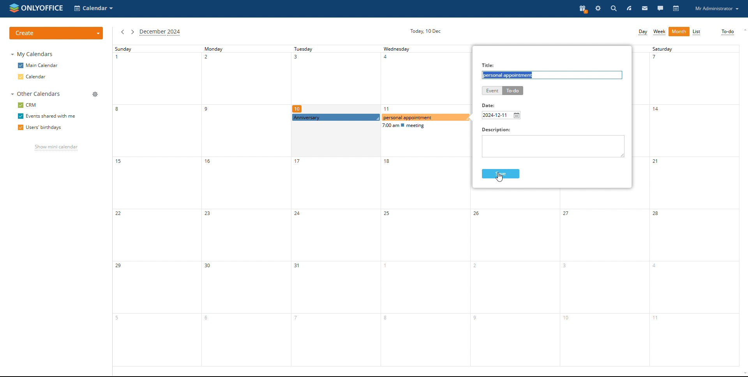 Image resolution: width=748 pixels, height=377 pixels. What do you see at coordinates (44, 8) in the screenshot?
I see `onlyoffice` at bounding box center [44, 8].